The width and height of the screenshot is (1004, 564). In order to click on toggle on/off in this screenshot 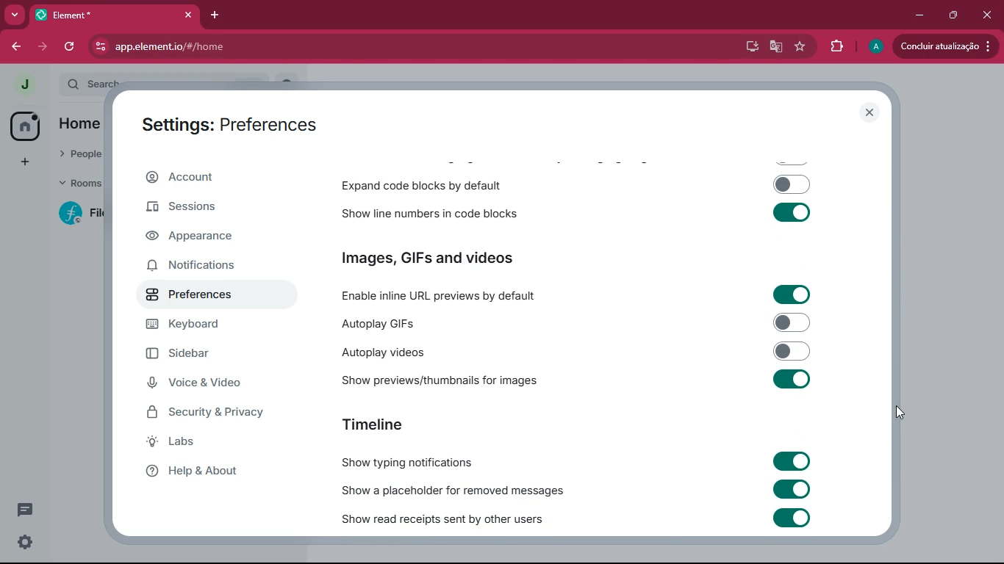, I will do `click(792, 490)`.